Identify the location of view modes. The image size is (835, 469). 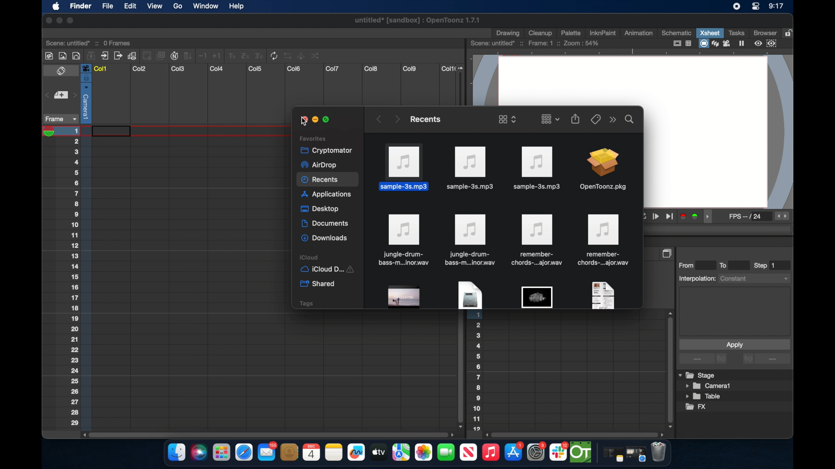
(722, 43).